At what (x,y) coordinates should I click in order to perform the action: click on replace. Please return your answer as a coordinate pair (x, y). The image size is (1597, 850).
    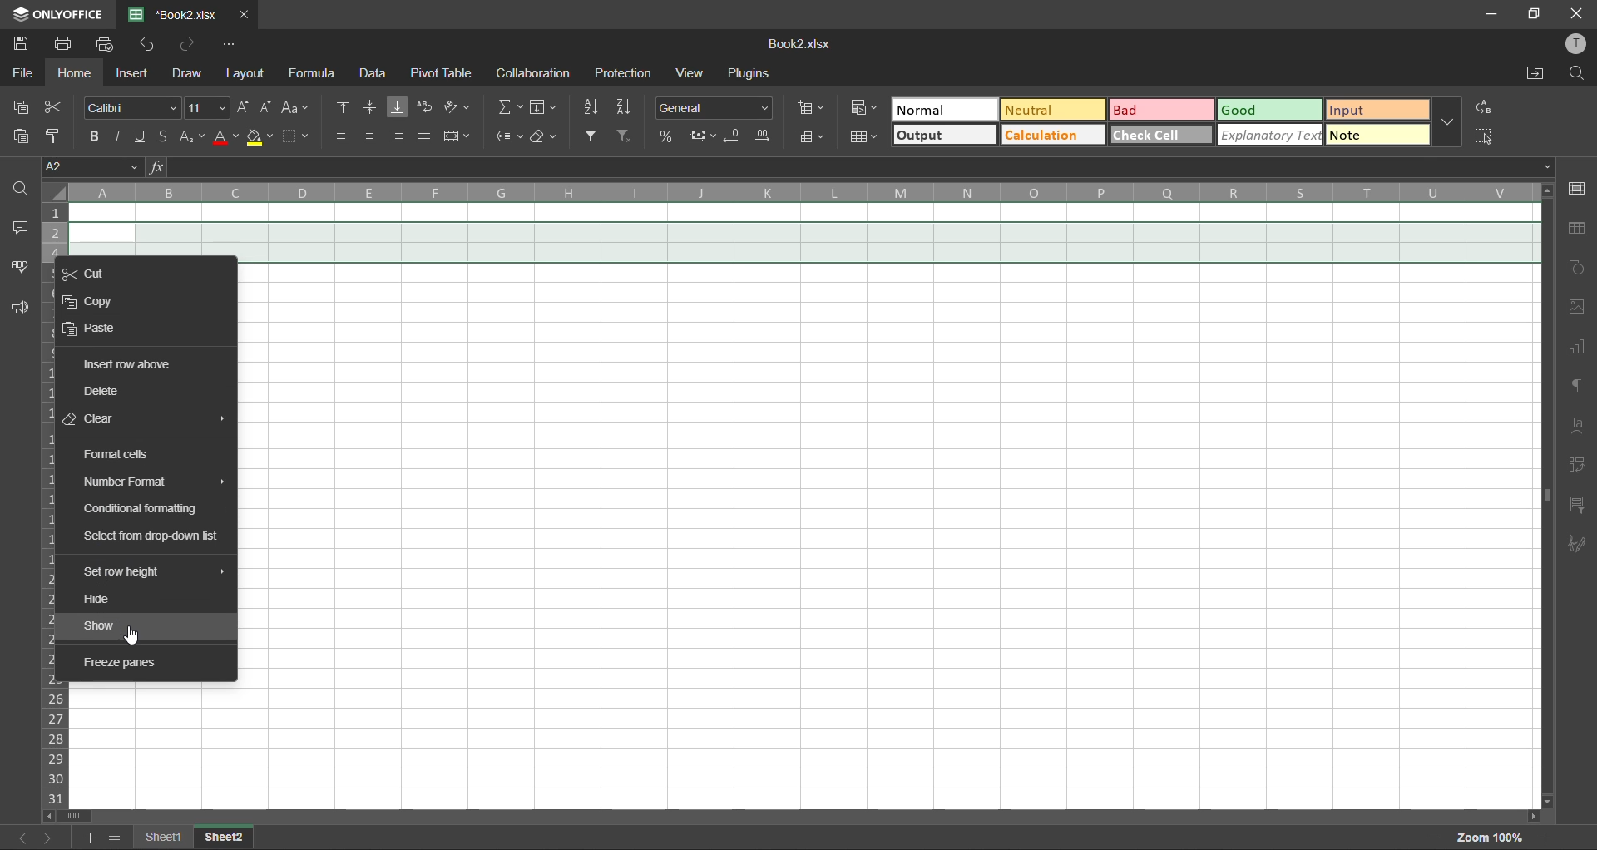
    Looking at the image, I should click on (1481, 108).